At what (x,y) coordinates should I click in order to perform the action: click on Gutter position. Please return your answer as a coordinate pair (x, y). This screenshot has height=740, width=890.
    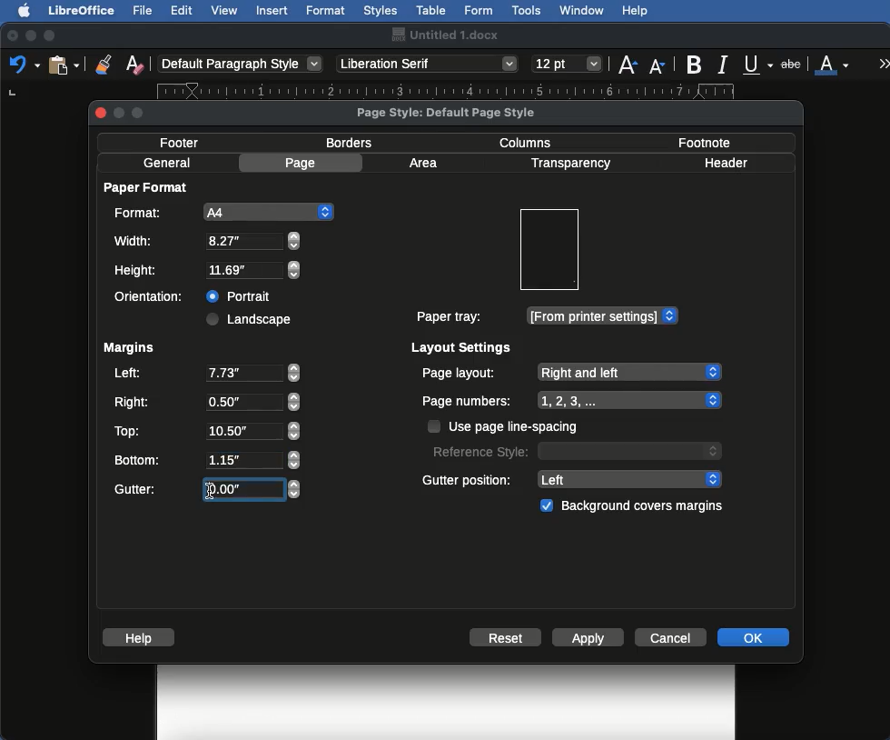
    Looking at the image, I should click on (573, 478).